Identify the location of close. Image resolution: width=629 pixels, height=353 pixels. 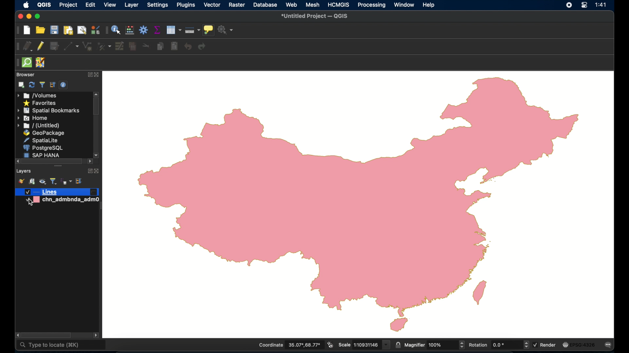
(20, 17).